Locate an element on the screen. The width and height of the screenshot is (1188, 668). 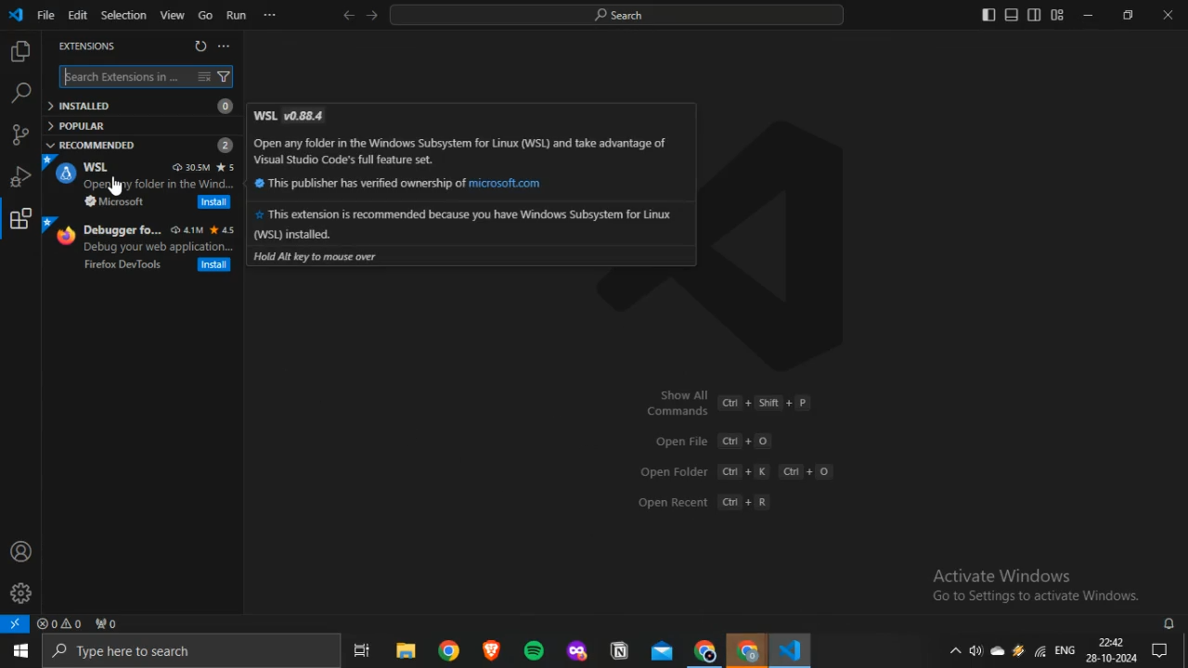
WSL is located at coordinates (97, 167).